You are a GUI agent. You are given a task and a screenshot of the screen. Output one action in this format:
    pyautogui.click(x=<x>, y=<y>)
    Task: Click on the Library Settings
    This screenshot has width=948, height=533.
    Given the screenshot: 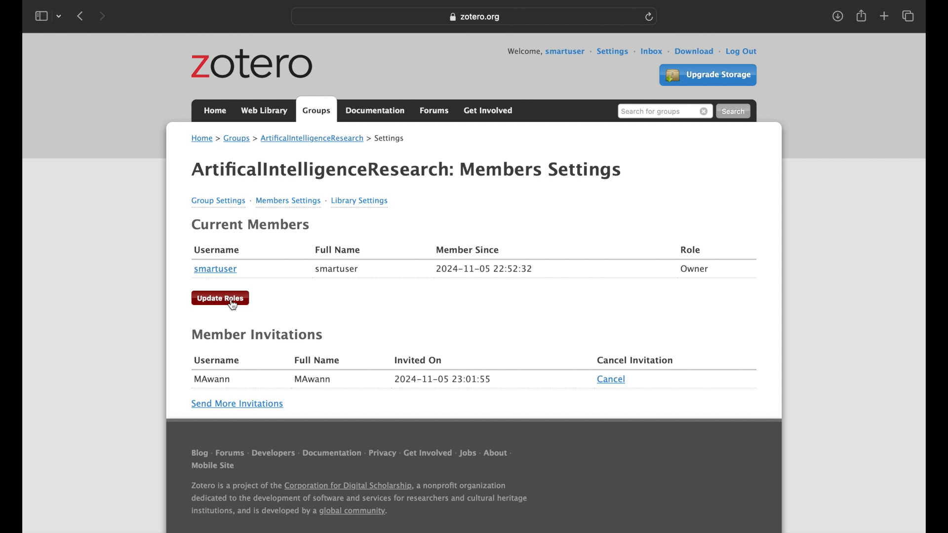 What is the action you would take?
    pyautogui.click(x=365, y=200)
    